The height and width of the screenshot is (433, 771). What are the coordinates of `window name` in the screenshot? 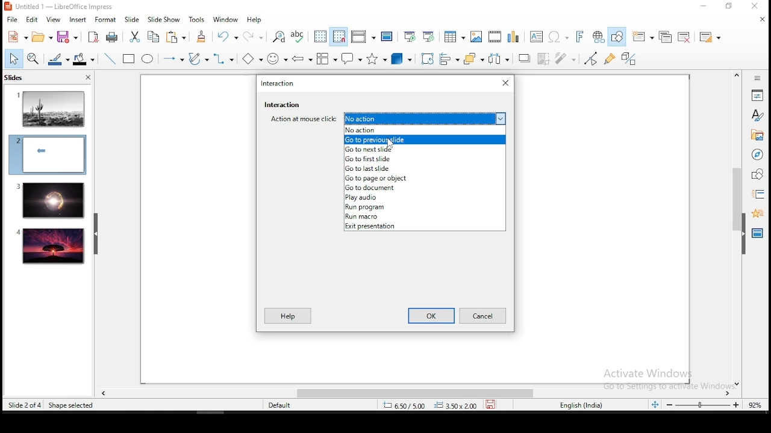 It's located at (60, 6).